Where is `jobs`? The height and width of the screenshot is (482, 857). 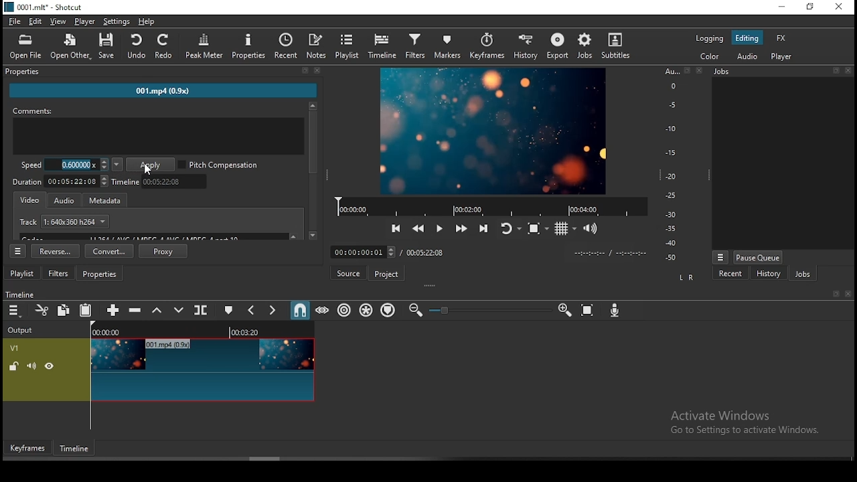 jobs is located at coordinates (781, 72).